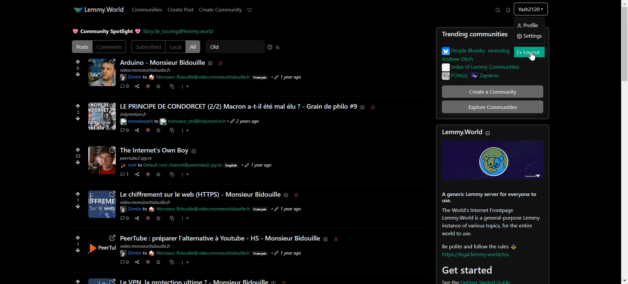 The width and height of the screenshot is (628, 284). What do you see at coordinates (493, 91) in the screenshot?
I see `Create a Community` at bounding box center [493, 91].